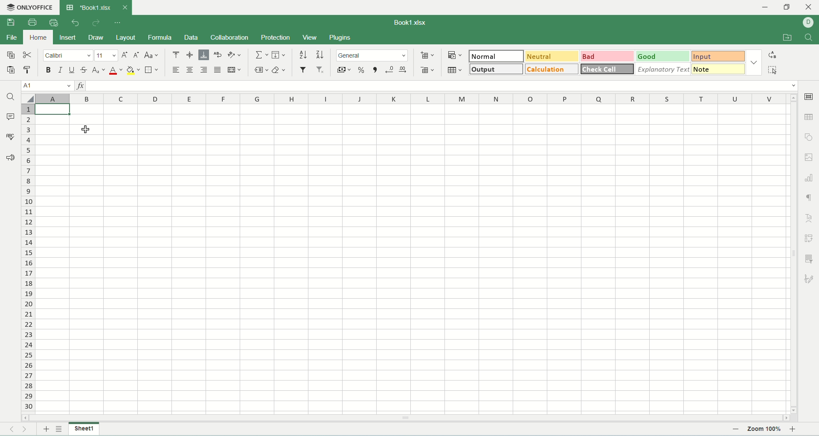 This screenshot has width=819, height=436. Describe the element at coordinates (607, 69) in the screenshot. I see `check cell` at that location.